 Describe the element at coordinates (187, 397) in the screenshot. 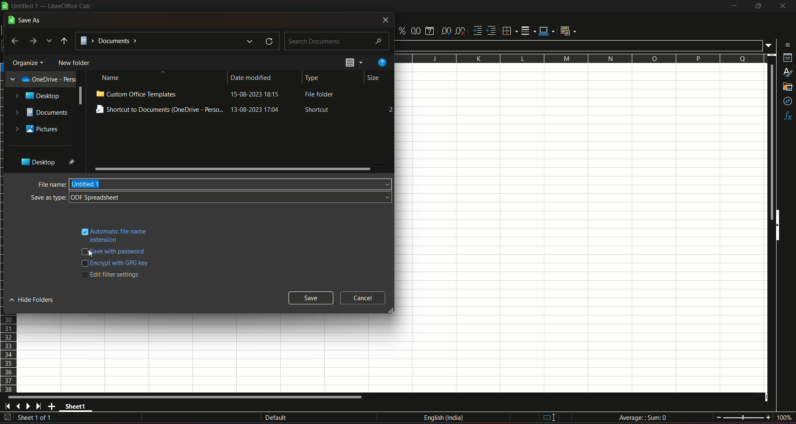

I see `horizontal scroll` at that location.